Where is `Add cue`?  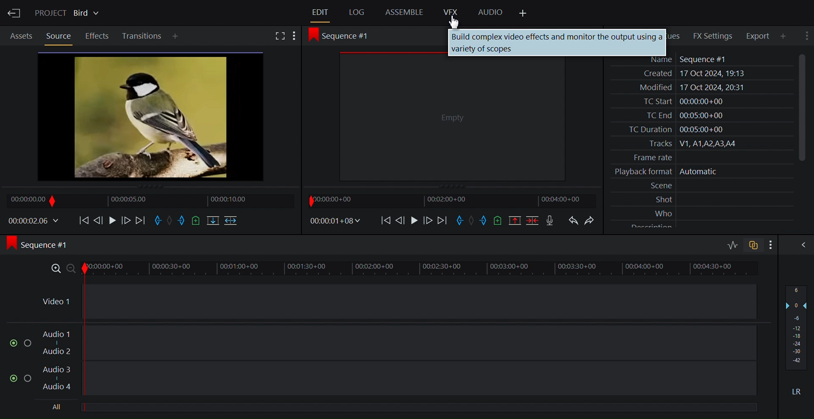
Add cue is located at coordinates (195, 221).